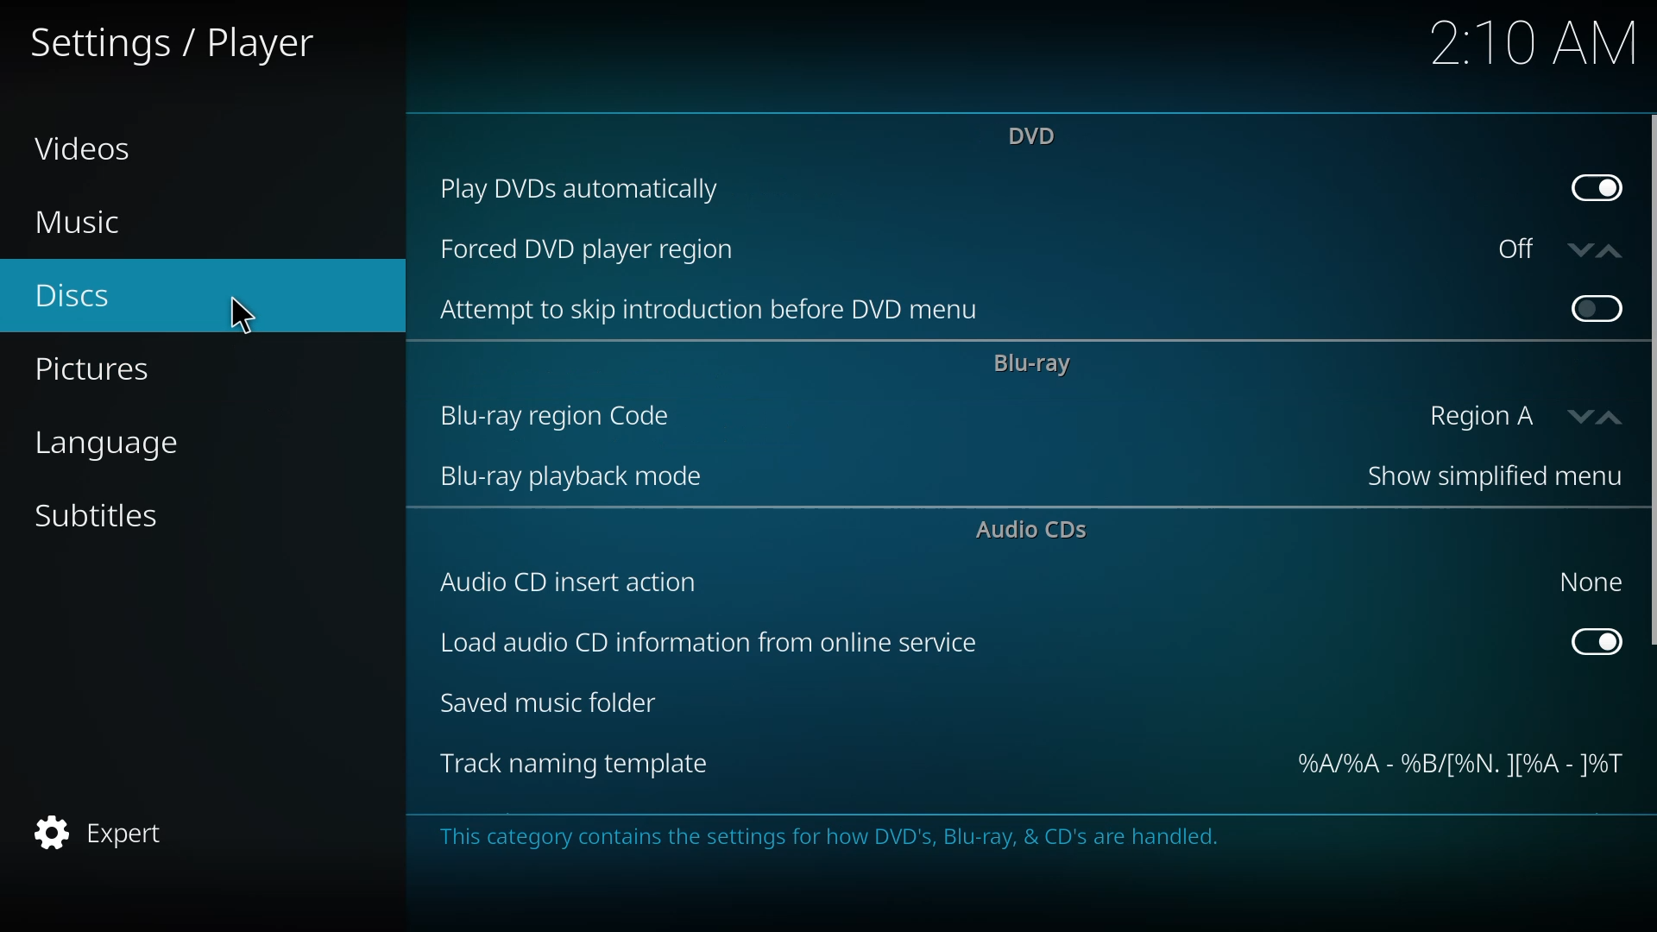 This screenshot has height=932, width=1657. I want to click on enabled, so click(1590, 189).